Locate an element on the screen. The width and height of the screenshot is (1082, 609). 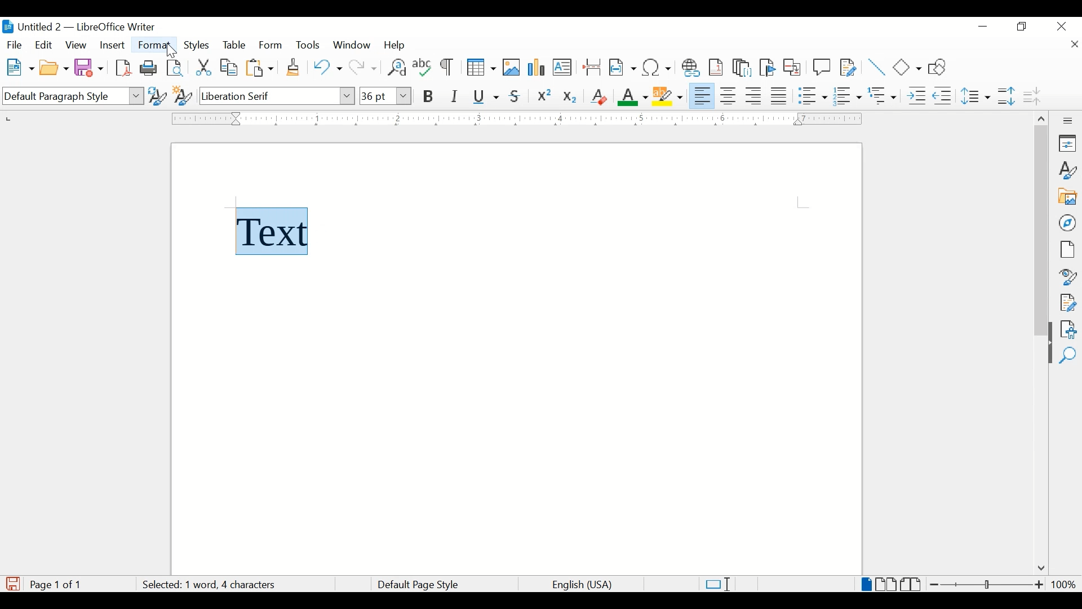
scroll down arrow is located at coordinates (1039, 569).